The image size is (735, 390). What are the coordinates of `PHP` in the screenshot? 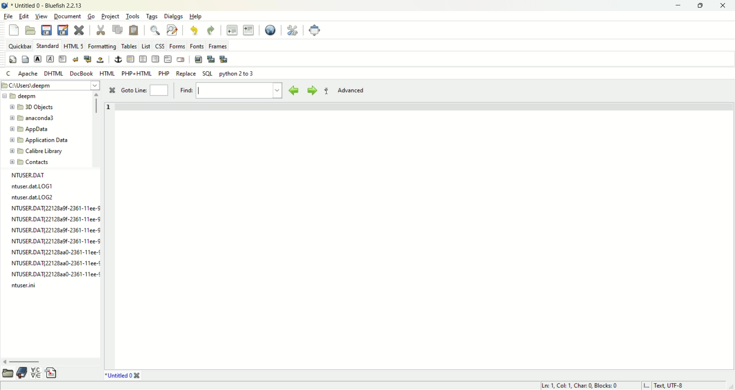 It's located at (165, 72).